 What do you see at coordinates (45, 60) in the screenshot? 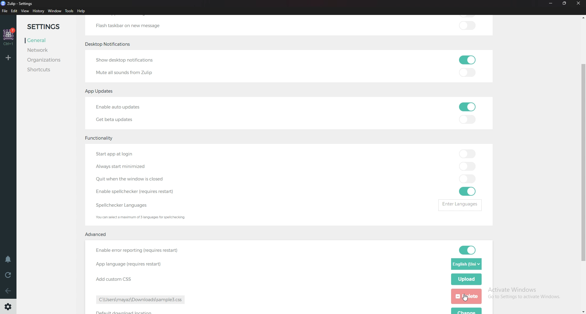
I see `Organizations` at bounding box center [45, 60].